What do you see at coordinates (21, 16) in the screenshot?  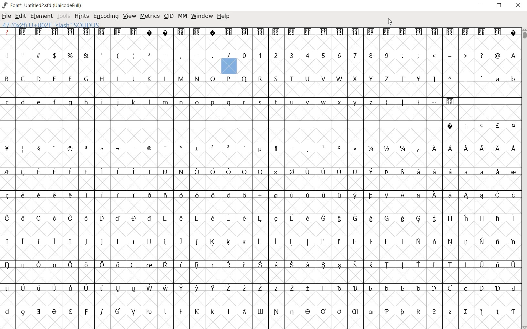 I see `EDIT` at bounding box center [21, 16].